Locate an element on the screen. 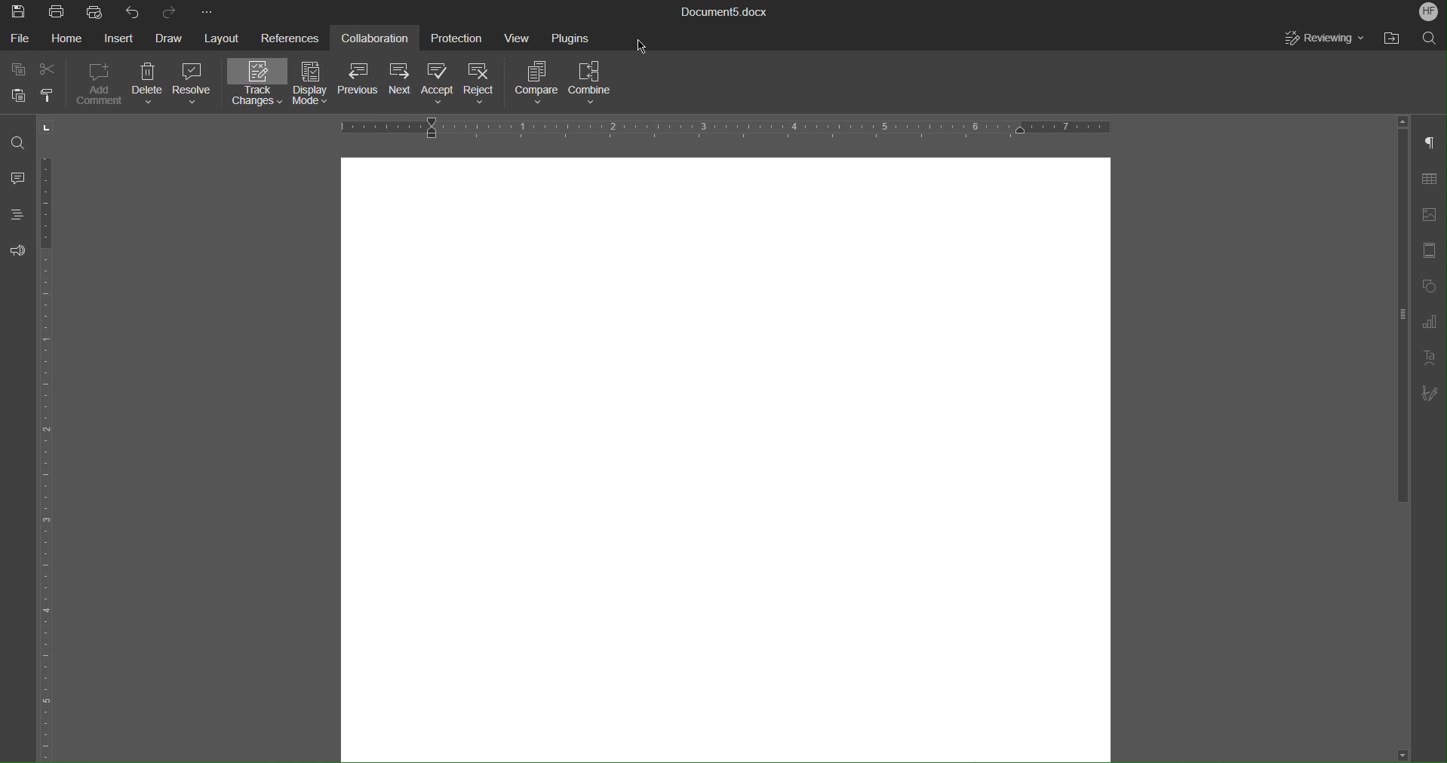 This screenshot has width=1447, height=763. Reviewing is located at coordinates (1319, 40).